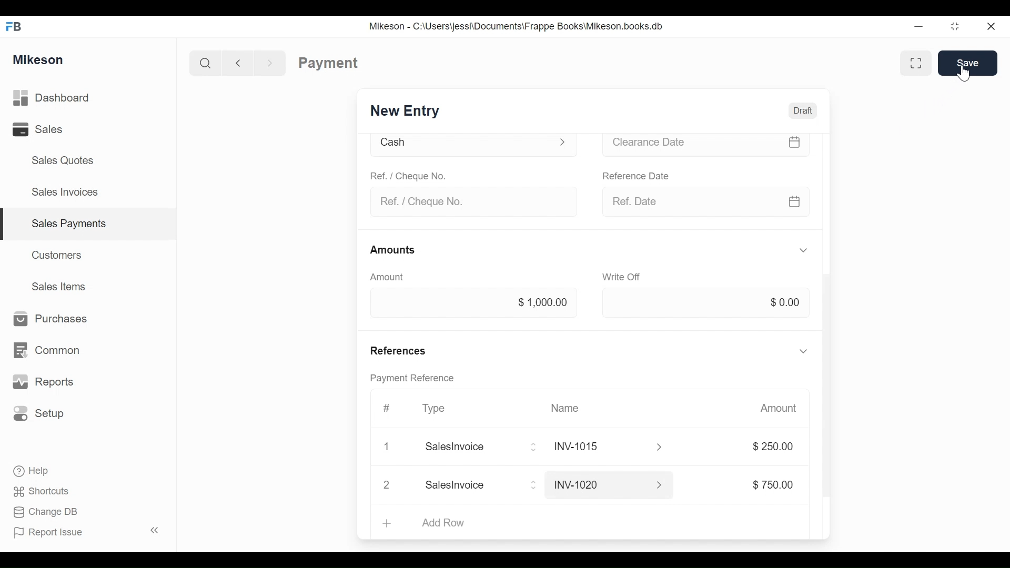 Image resolution: width=1010 pixels, height=568 pixels. What do you see at coordinates (568, 408) in the screenshot?
I see `Name` at bounding box center [568, 408].